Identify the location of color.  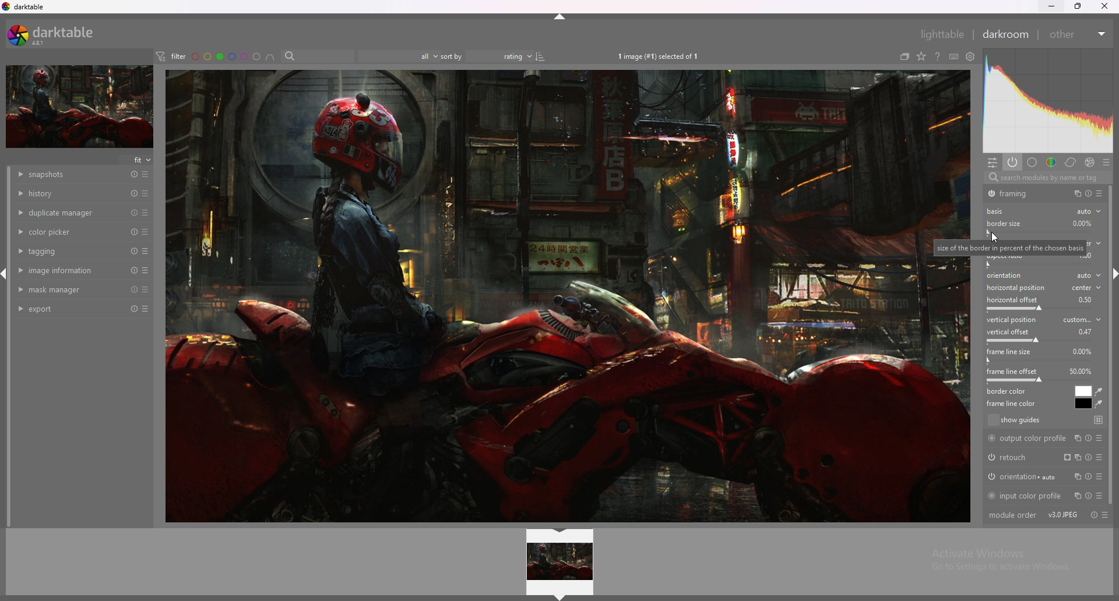
(1051, 161).